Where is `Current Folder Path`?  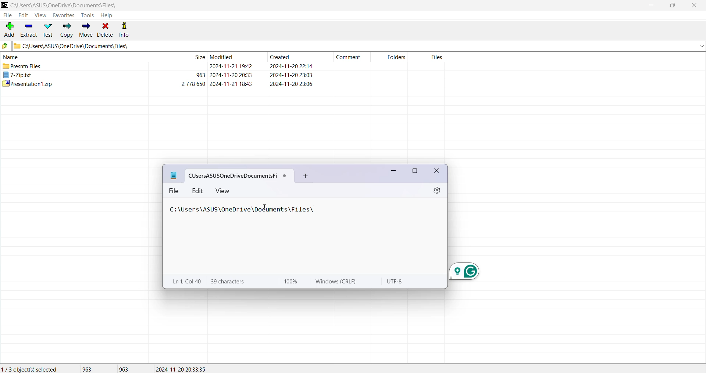 Current Folder Path is located at coordinates (64, 6).